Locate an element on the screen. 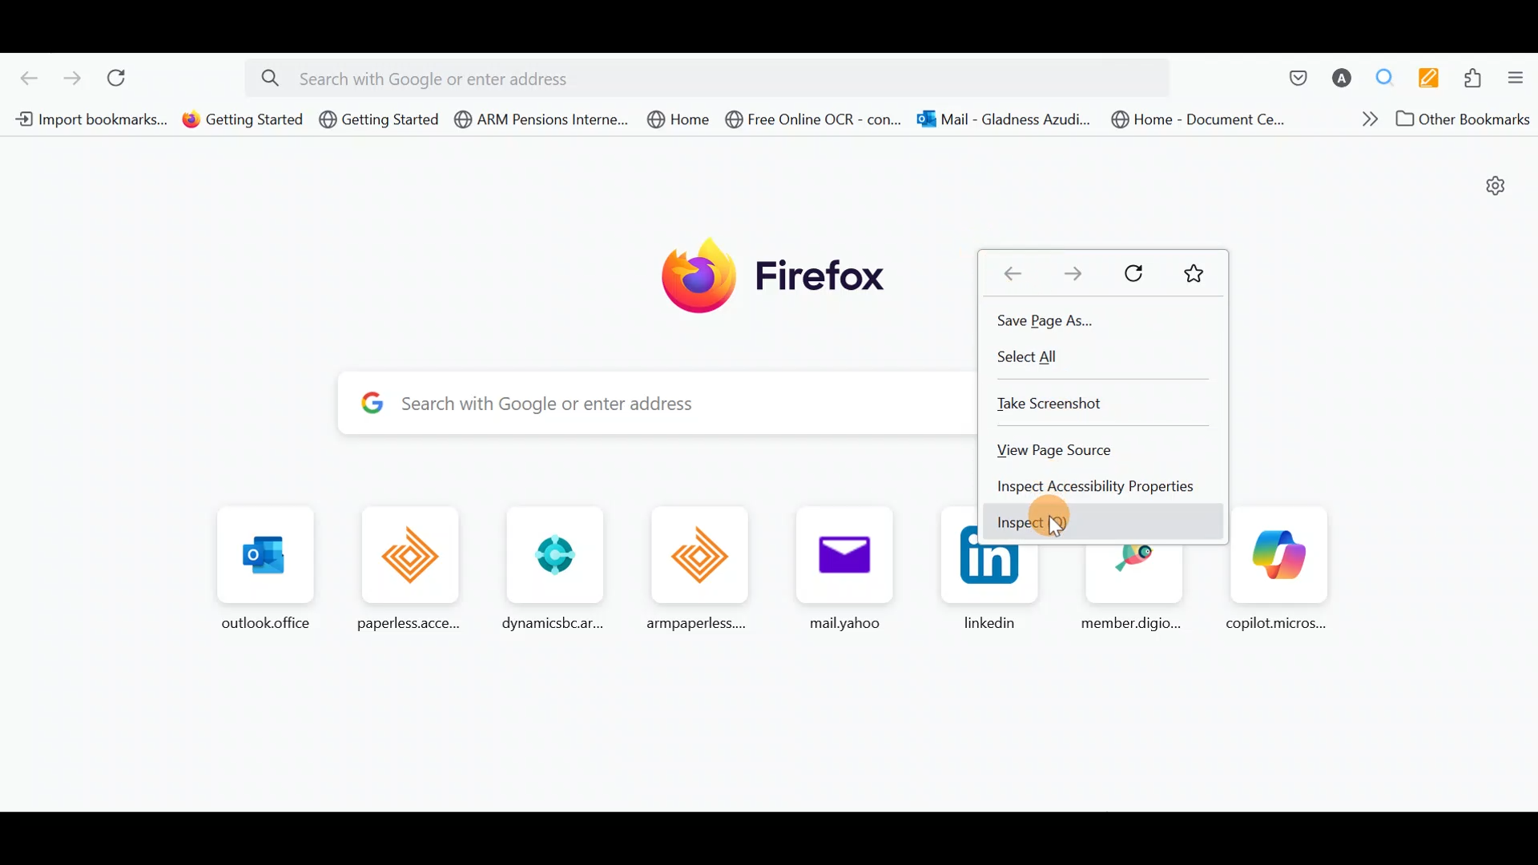 This screenshot has width=1538, height=865. Reload current page is located at coordinates (1130, 274).